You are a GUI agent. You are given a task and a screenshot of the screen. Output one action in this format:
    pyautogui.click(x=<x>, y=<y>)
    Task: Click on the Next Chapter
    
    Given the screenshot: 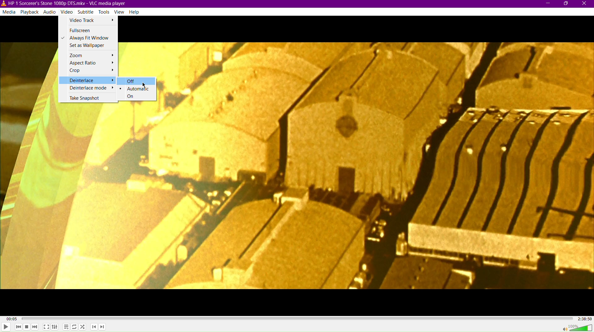 What is the action you would take?
    pyautogui.click(x=102, y=327)
    